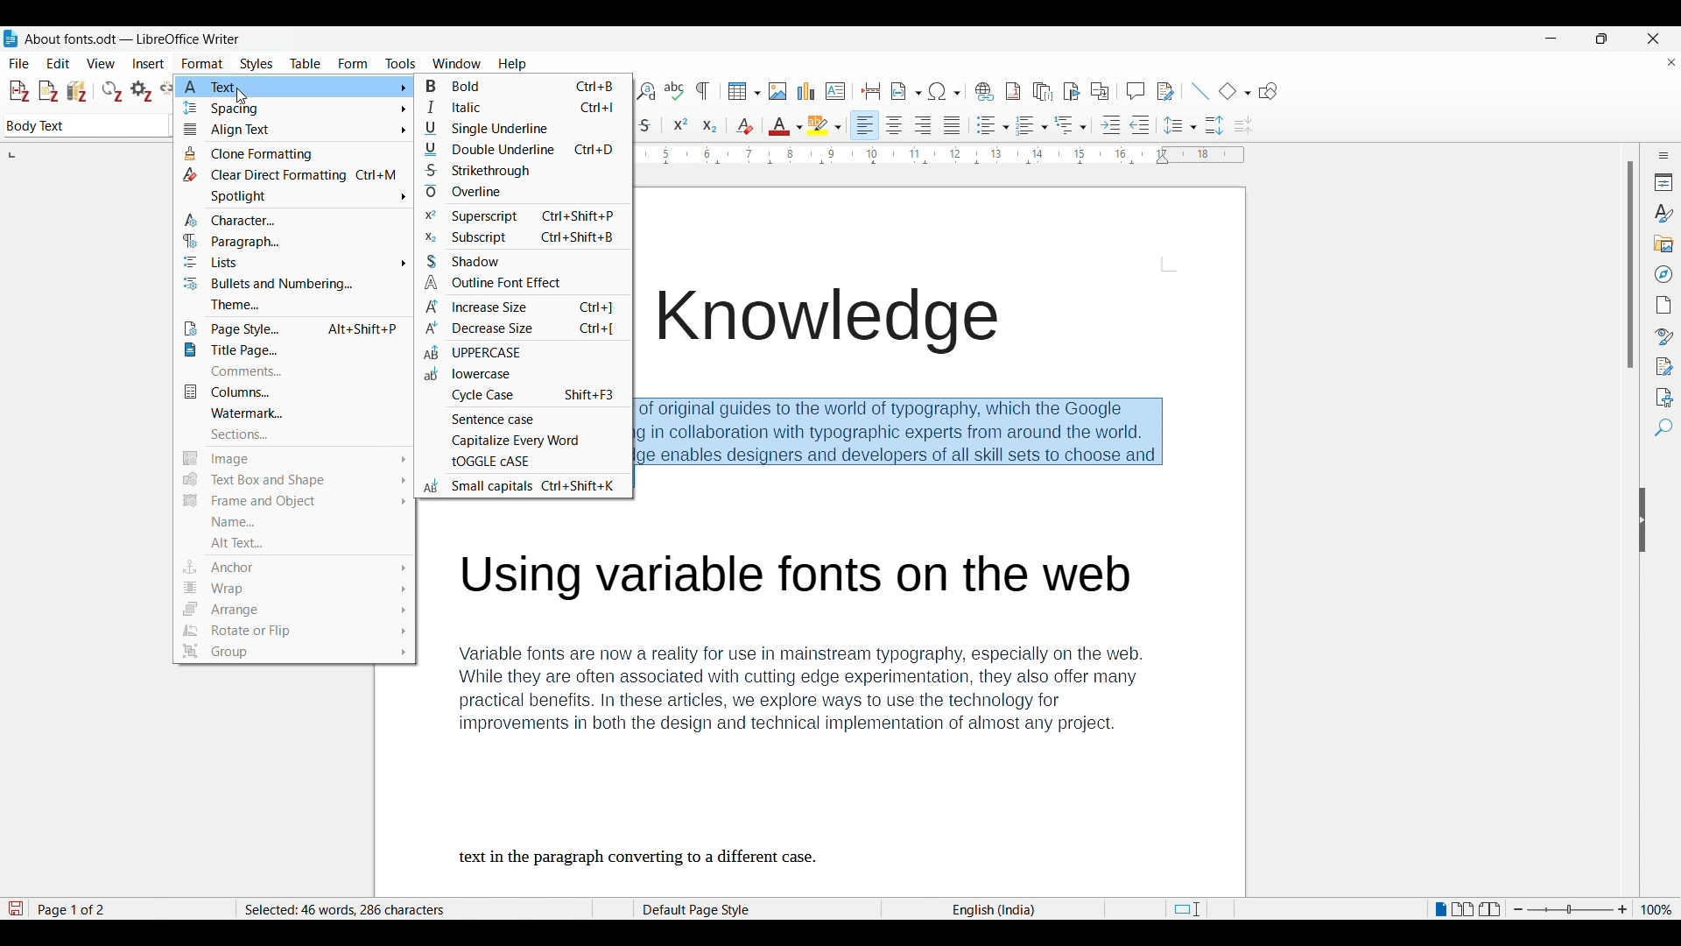 The width and height of the screenshot is (1681, 946). What do you see at coordinates (294, 589) in the screenshot?
I see `Wrap` at bounding box center [294, 589].